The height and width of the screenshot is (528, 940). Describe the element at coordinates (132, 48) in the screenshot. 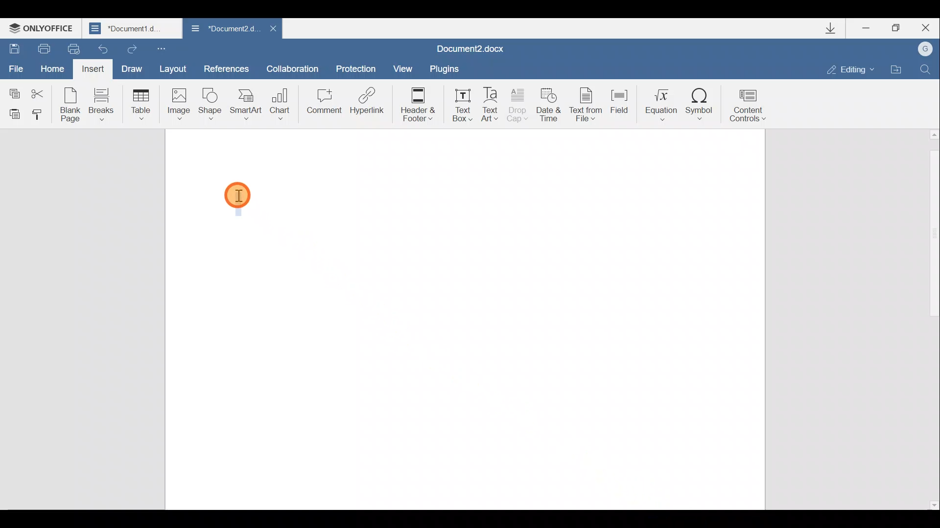

I see `Redo` at that location.